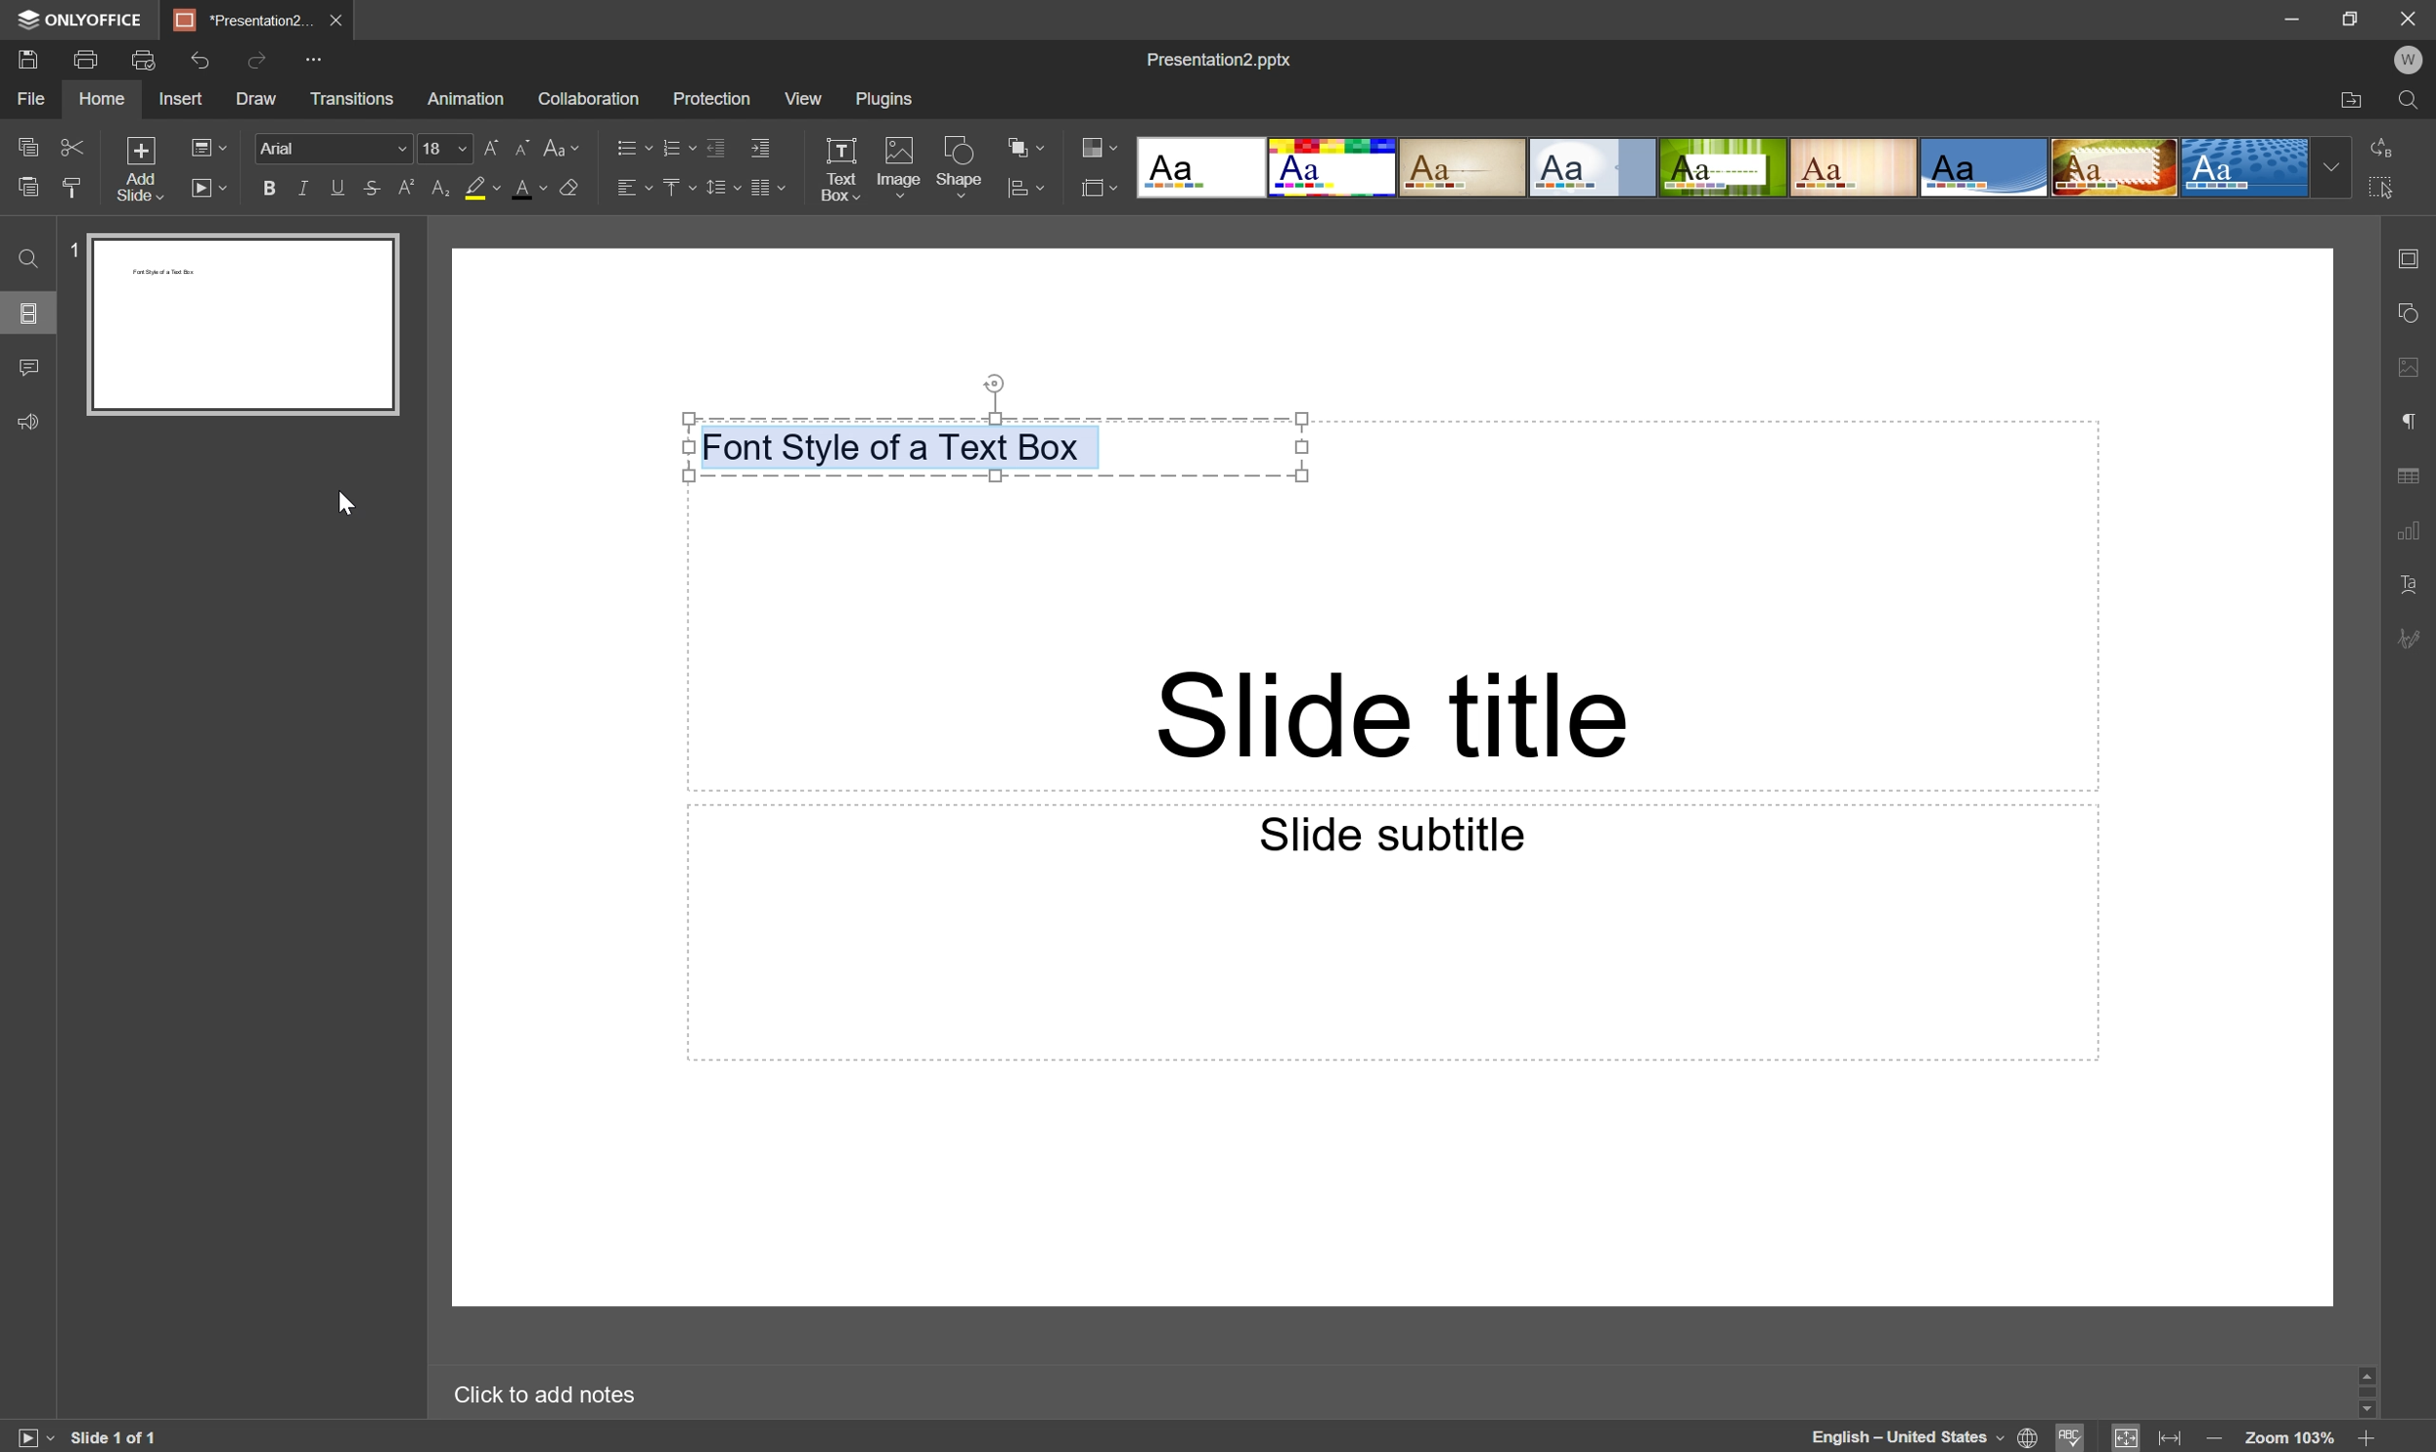 The width and height of the screenshot is (2436, 1452). I want to click on Increase indent, so click(764, 145).